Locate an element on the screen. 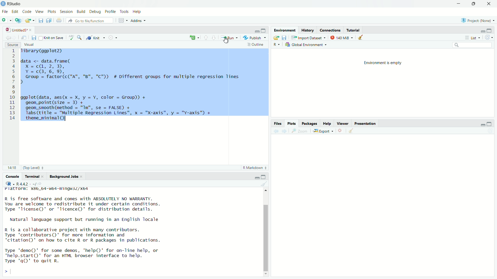  Presentation is located at coordinates (366, 123).